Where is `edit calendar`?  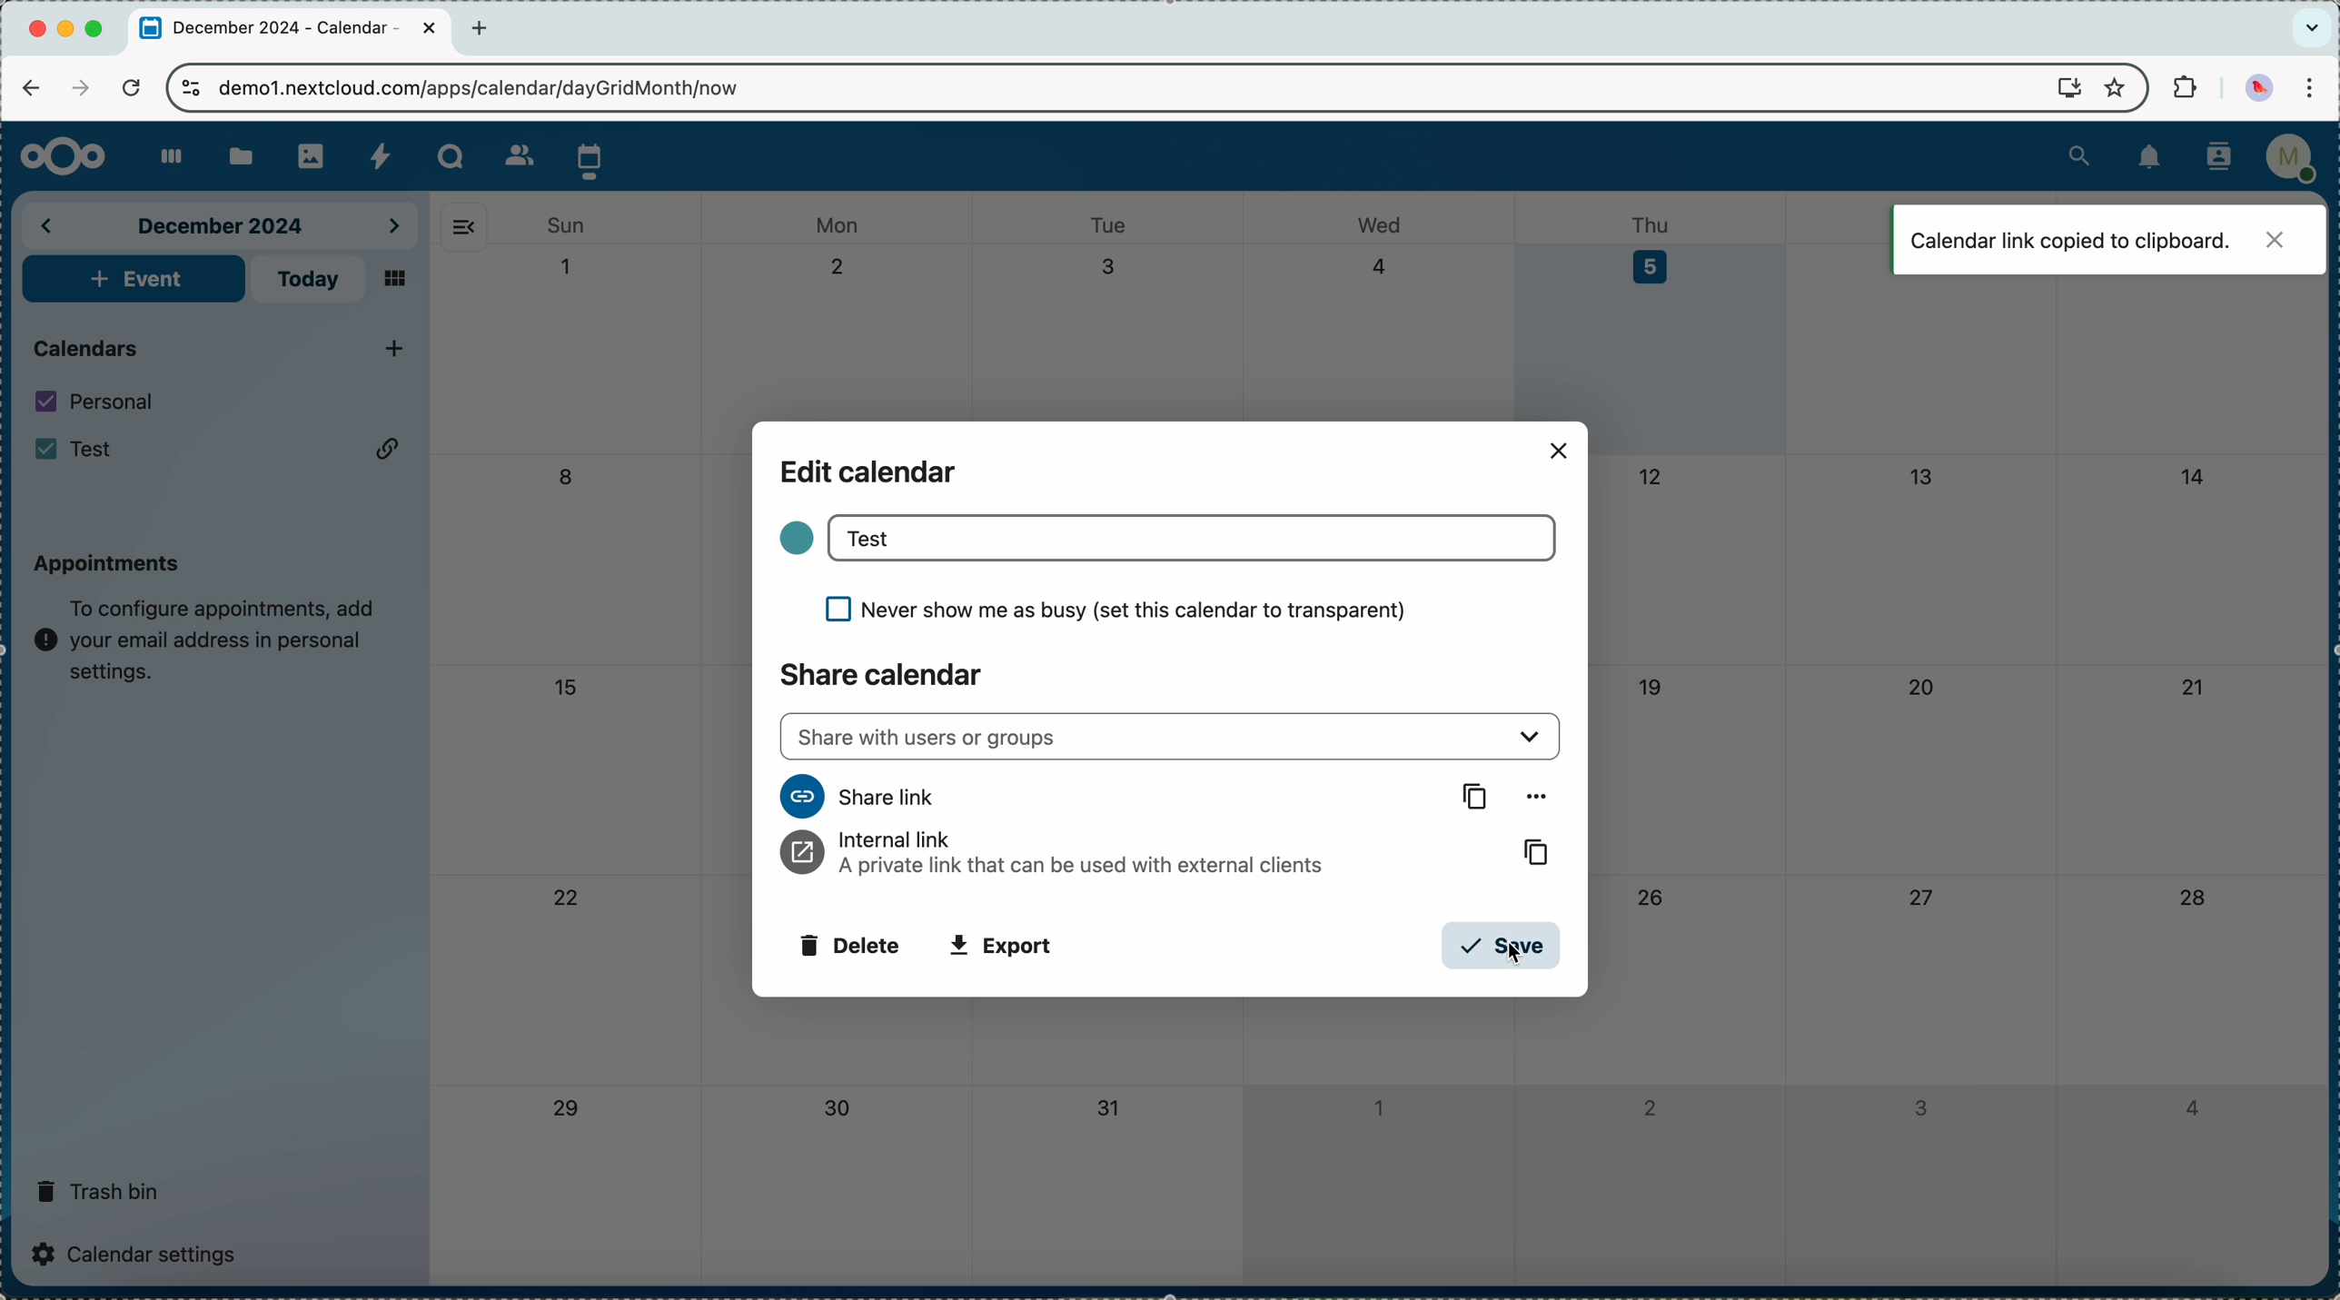 edit calendar is located at coordinates (870, 471).